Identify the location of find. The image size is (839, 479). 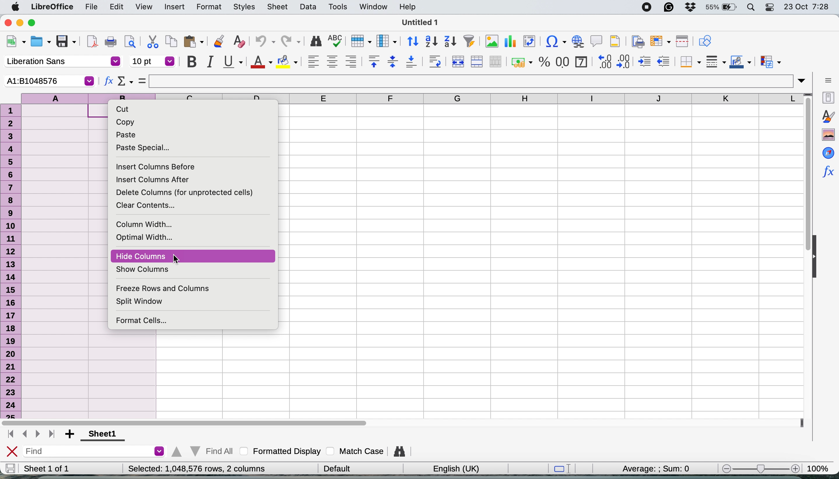
(93, 451).